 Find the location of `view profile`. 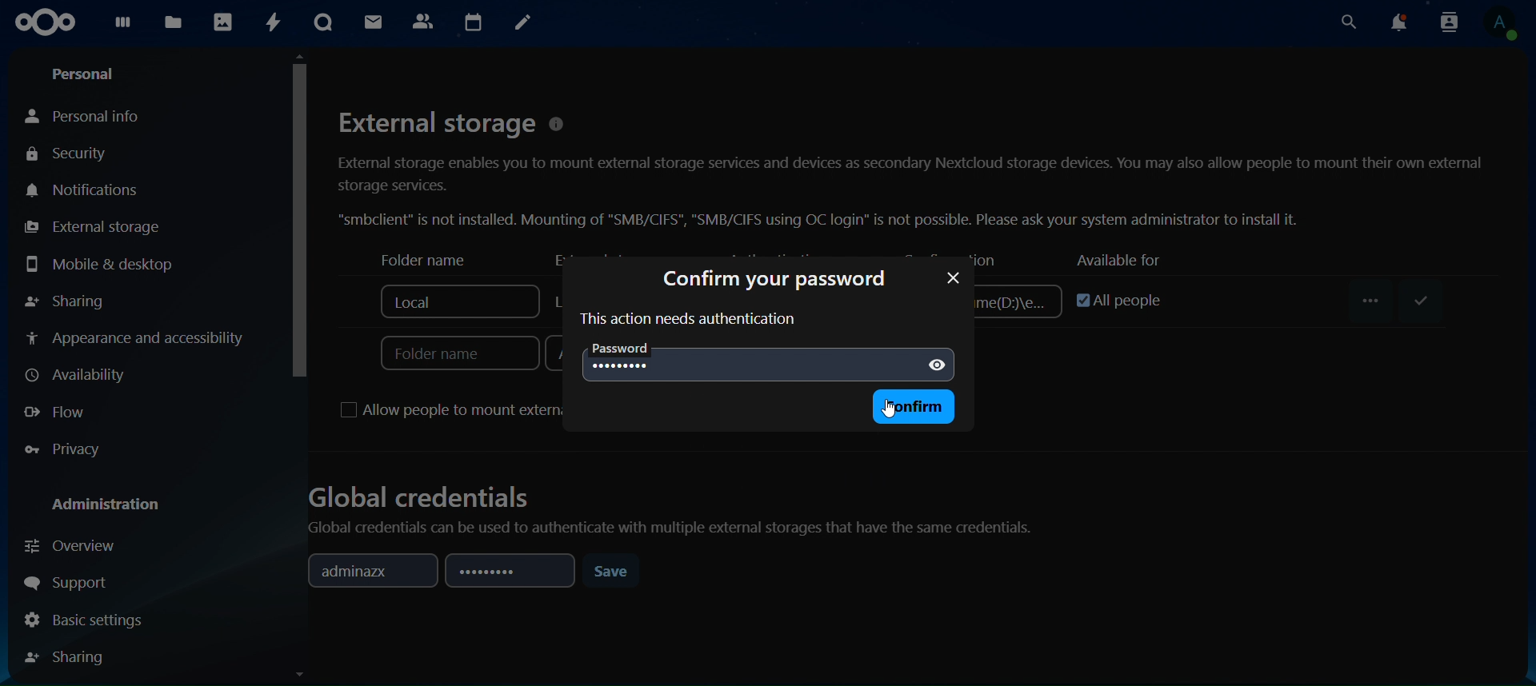

view profile is located at coordinates (1506, 25).